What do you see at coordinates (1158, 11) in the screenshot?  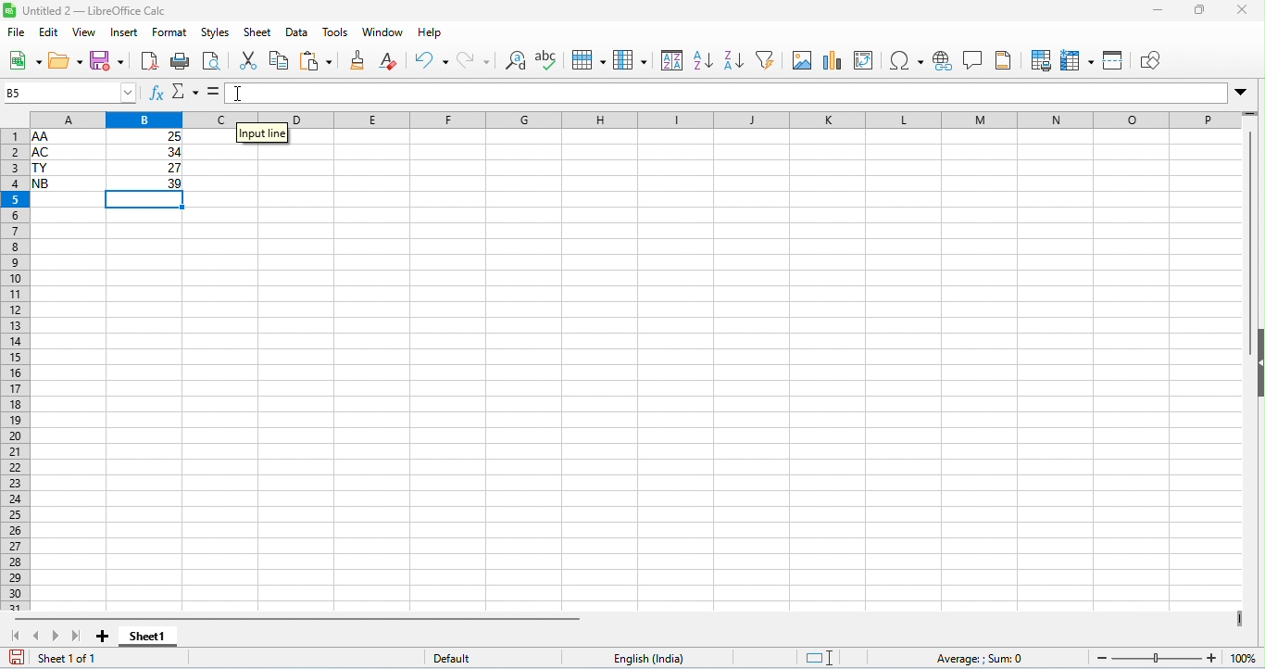 I see `minimize` at bounding box center [1158, 11].